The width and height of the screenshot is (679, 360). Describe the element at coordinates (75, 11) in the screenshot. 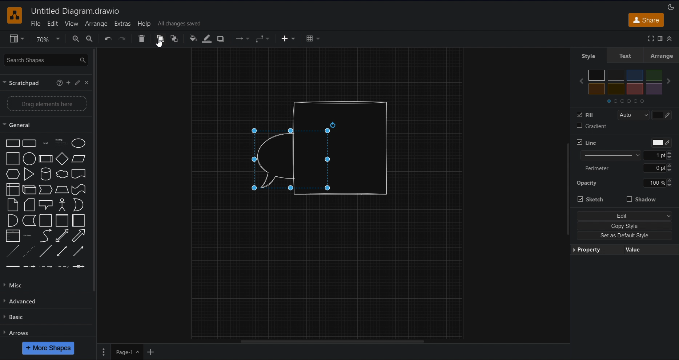

I see `Untitled Diagram.drawio` at that location.